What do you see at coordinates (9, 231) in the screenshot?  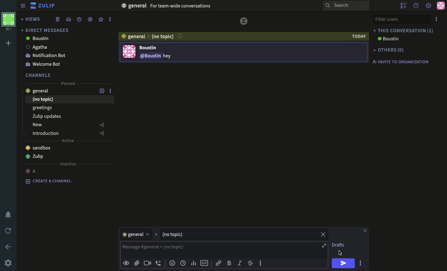 I see `refresh` at bounding box center [9, 231].